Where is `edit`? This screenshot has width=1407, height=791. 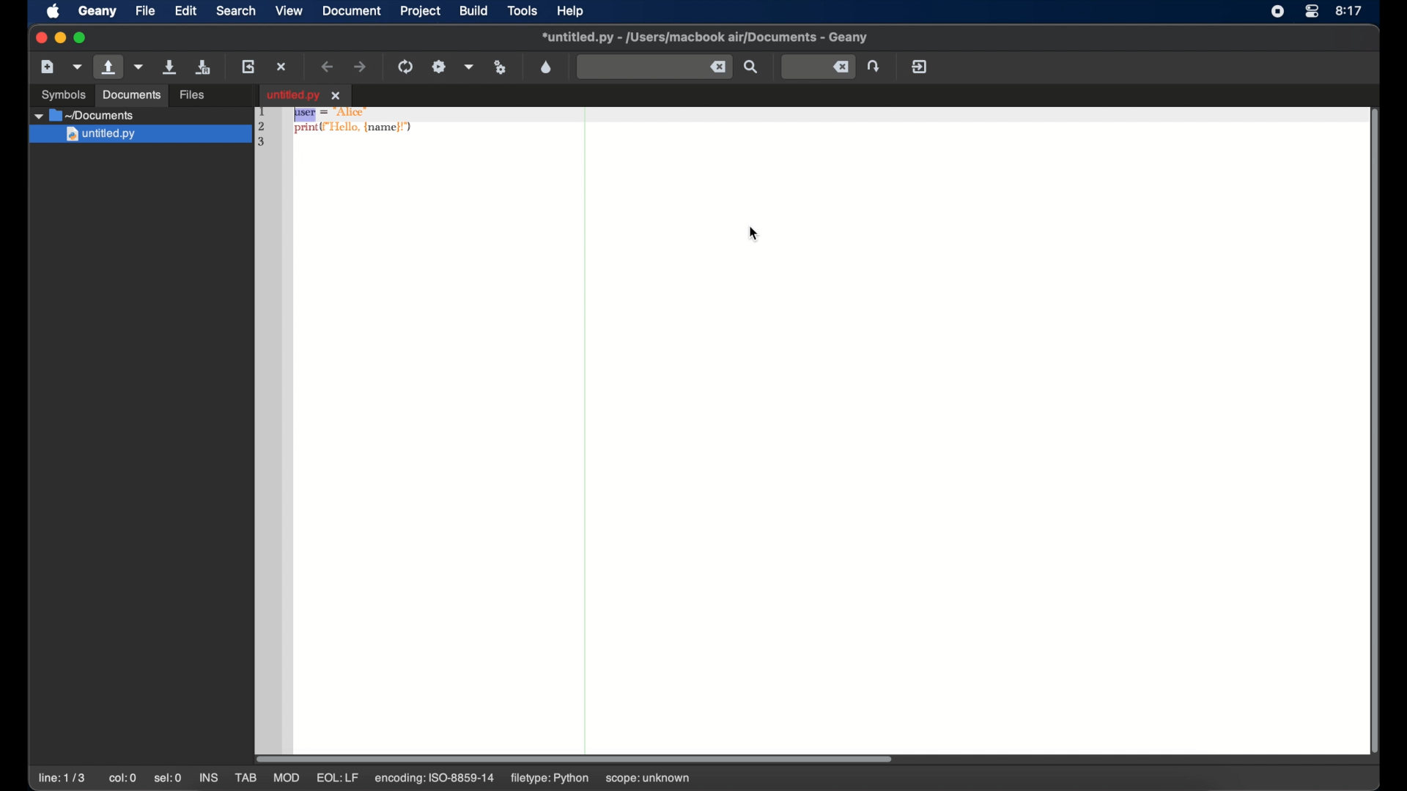
edit is located at coordinates (185, 10).